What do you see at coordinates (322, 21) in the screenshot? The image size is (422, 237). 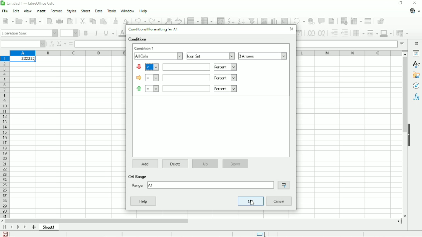 I see `Insert comment` at bounding box center [322, 21].